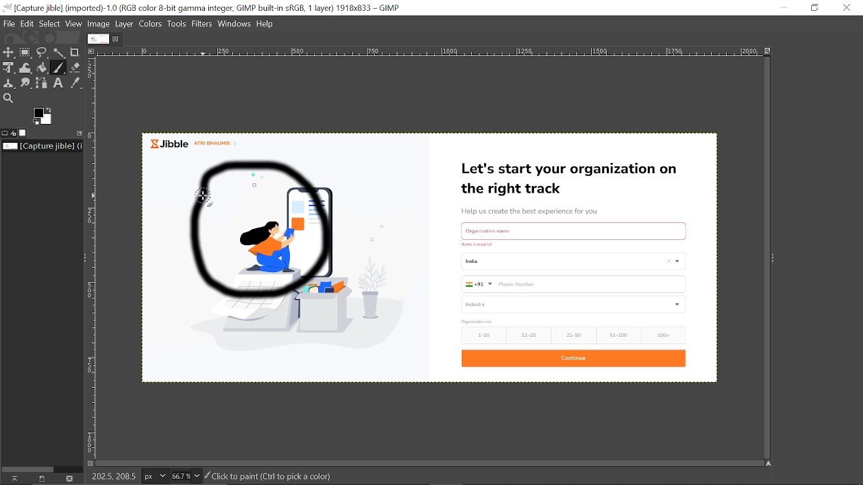 The height and width of the screenshot is (485, 863). Describe the element at coordinates (99, 25) in the screenshot. I see `Image` at that location.